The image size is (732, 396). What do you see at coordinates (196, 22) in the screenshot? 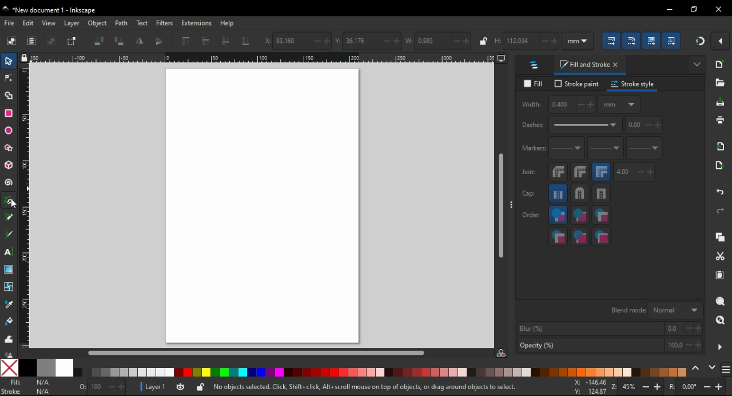
I see `extension` at bounding box center [196, 22].